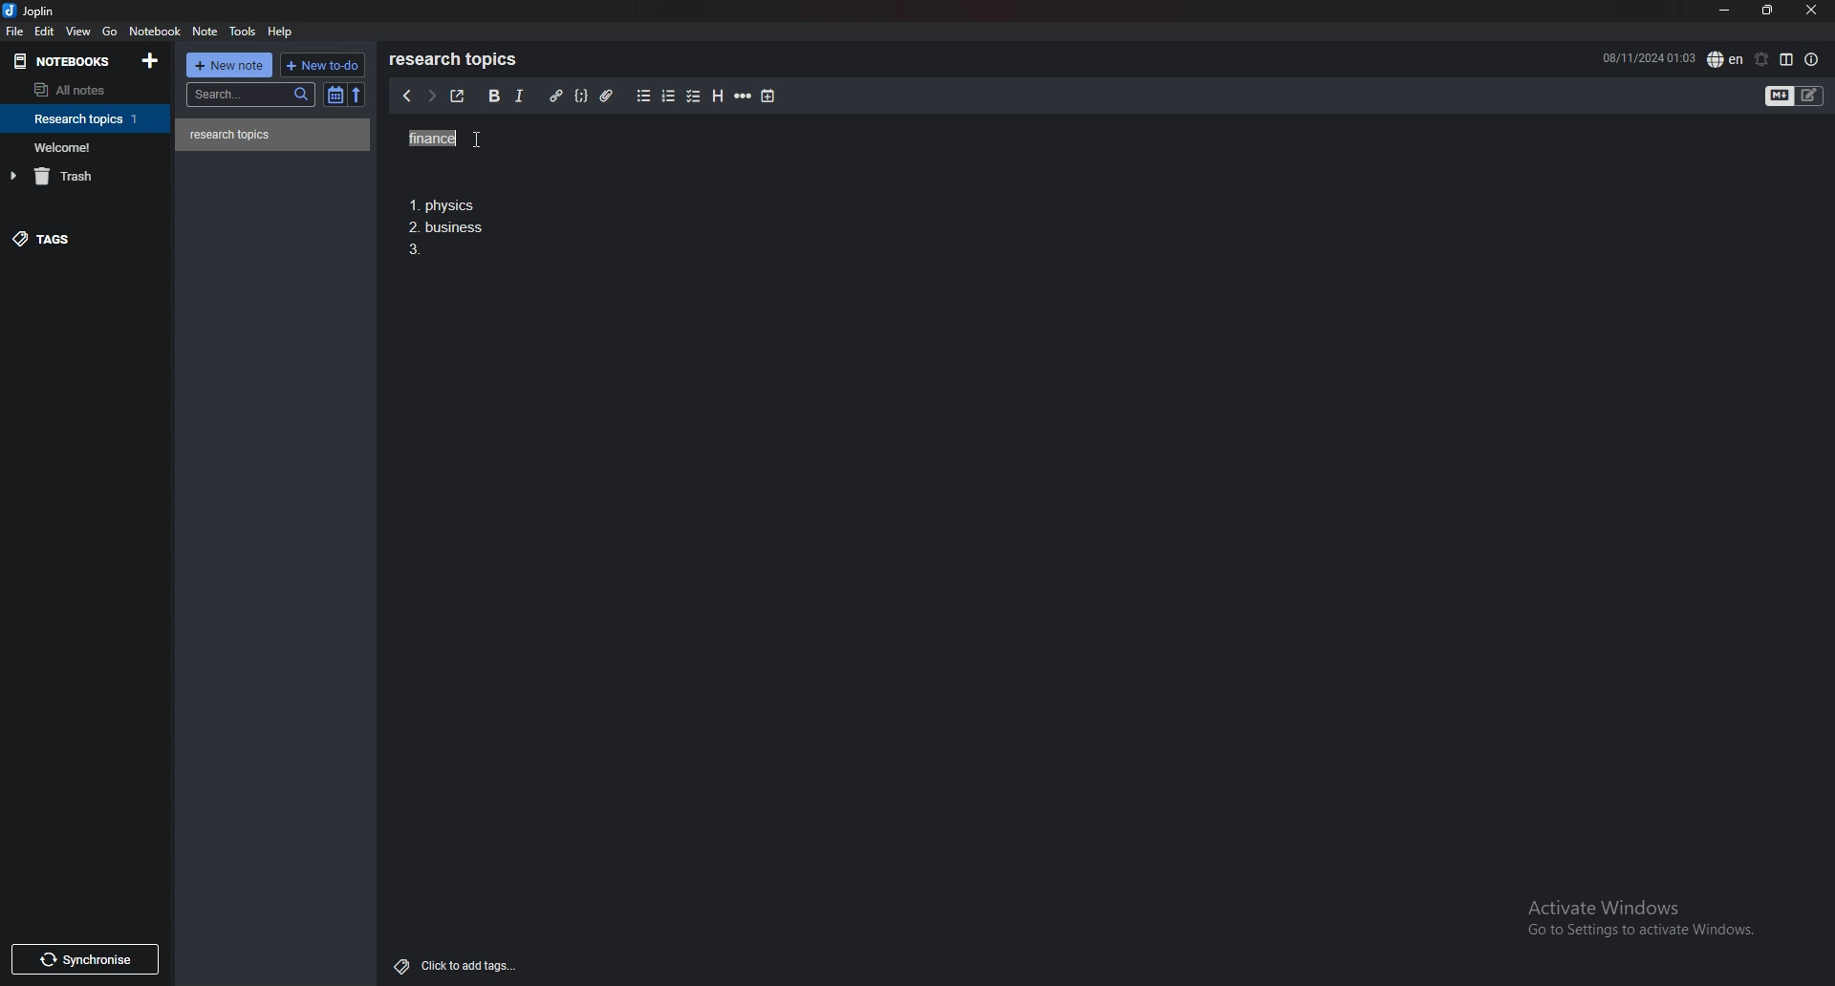  Describe the element at coordinates (433, 139) in the screenshot. I see `selected text - finance` at that location.